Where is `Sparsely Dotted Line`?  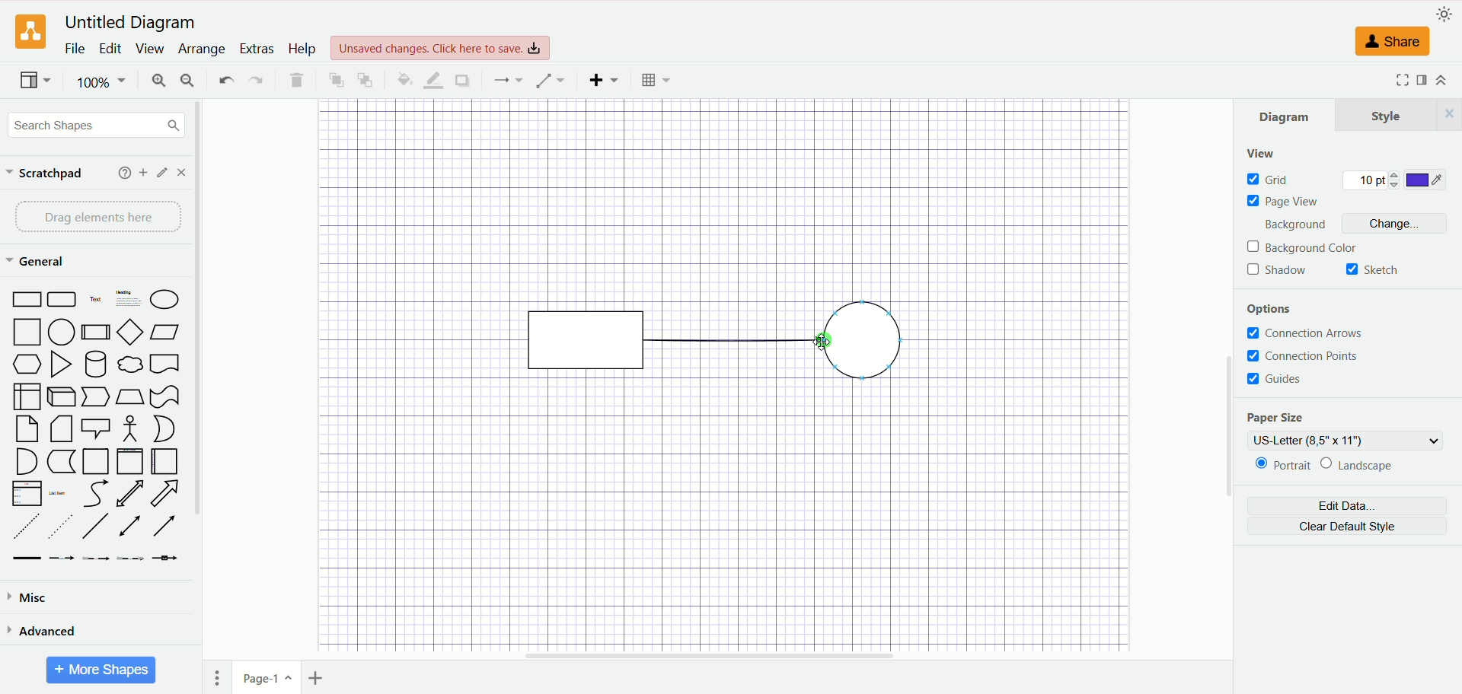
Sparsely Dotted Line is located at coordinates (61, 526).